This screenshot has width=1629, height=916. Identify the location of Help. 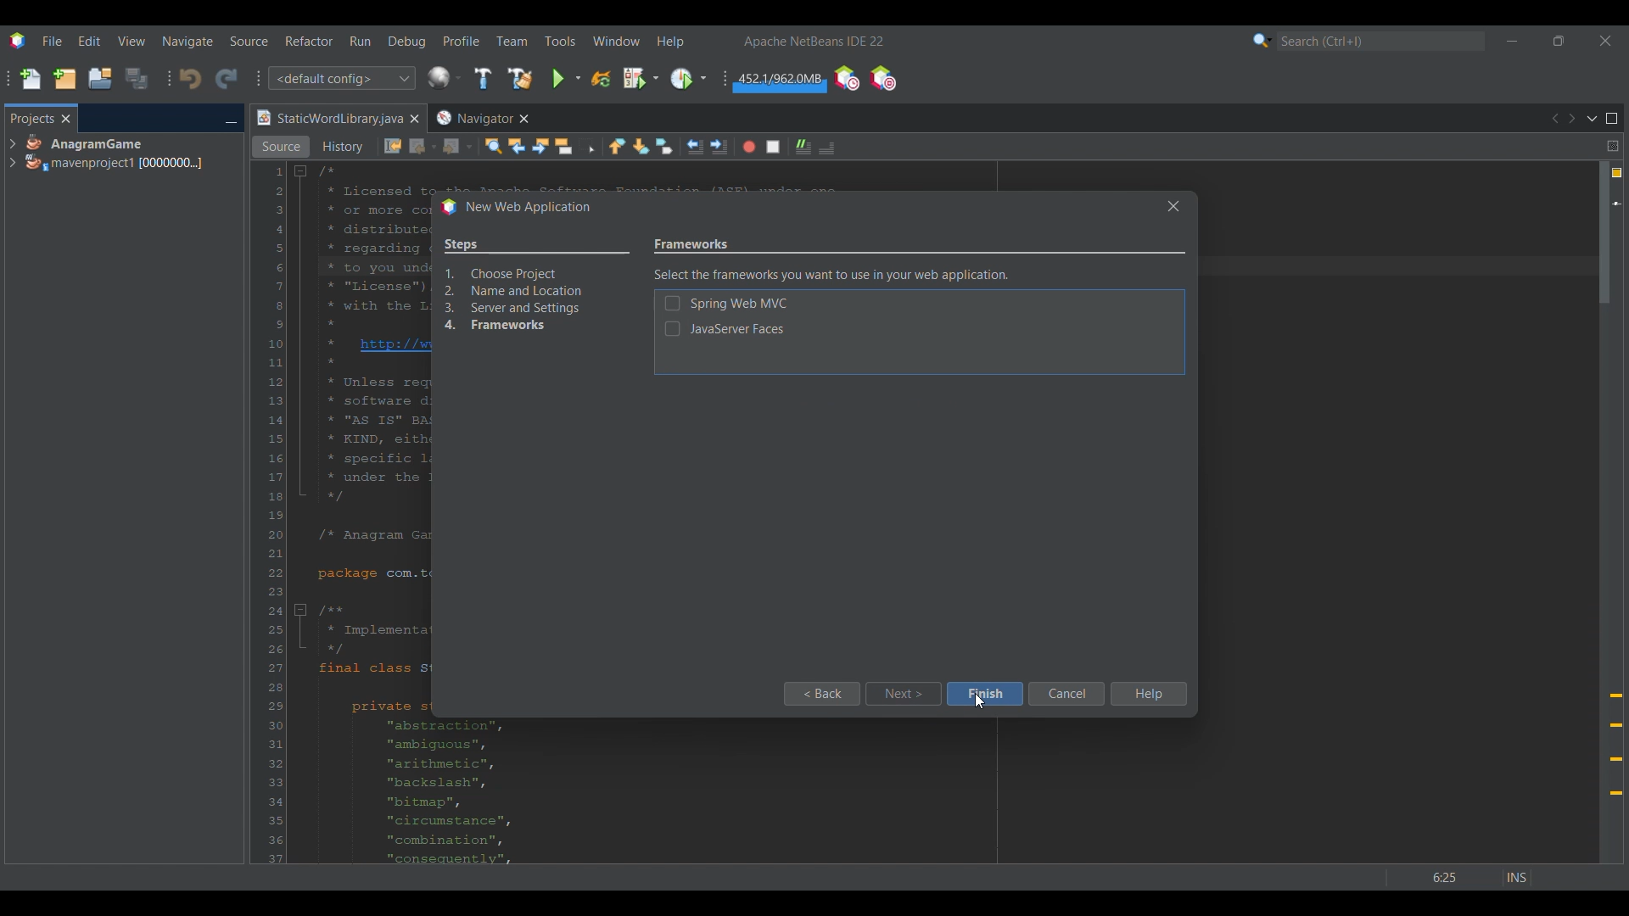
(1147, 694).